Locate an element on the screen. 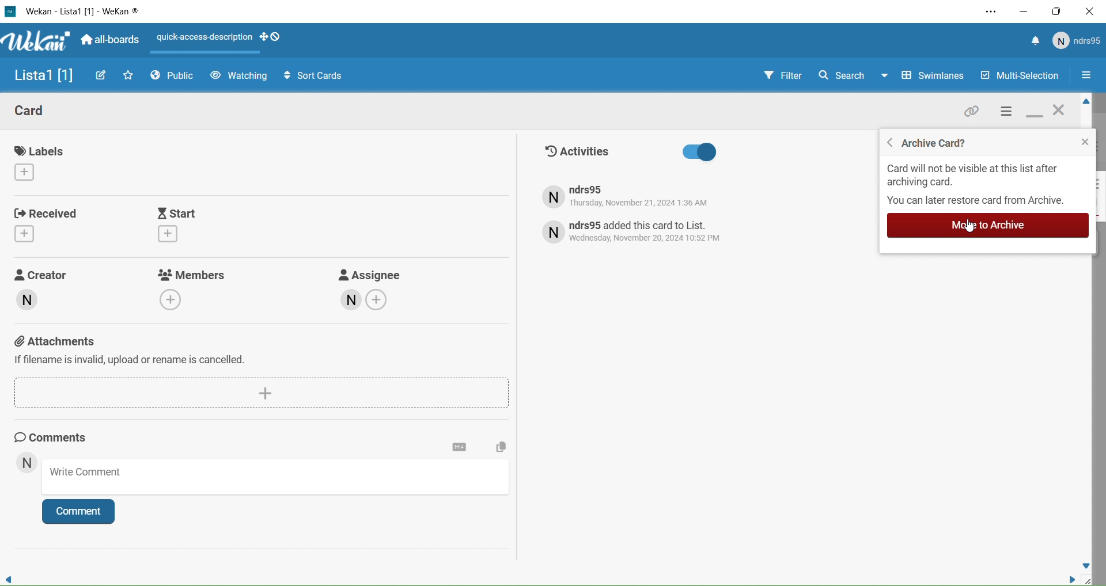  Card is located at coordinates (460, 447).